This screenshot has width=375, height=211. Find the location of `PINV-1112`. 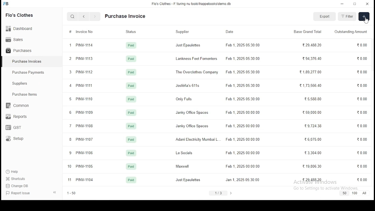

PINV-1112 is located at coordinates (85, 72).